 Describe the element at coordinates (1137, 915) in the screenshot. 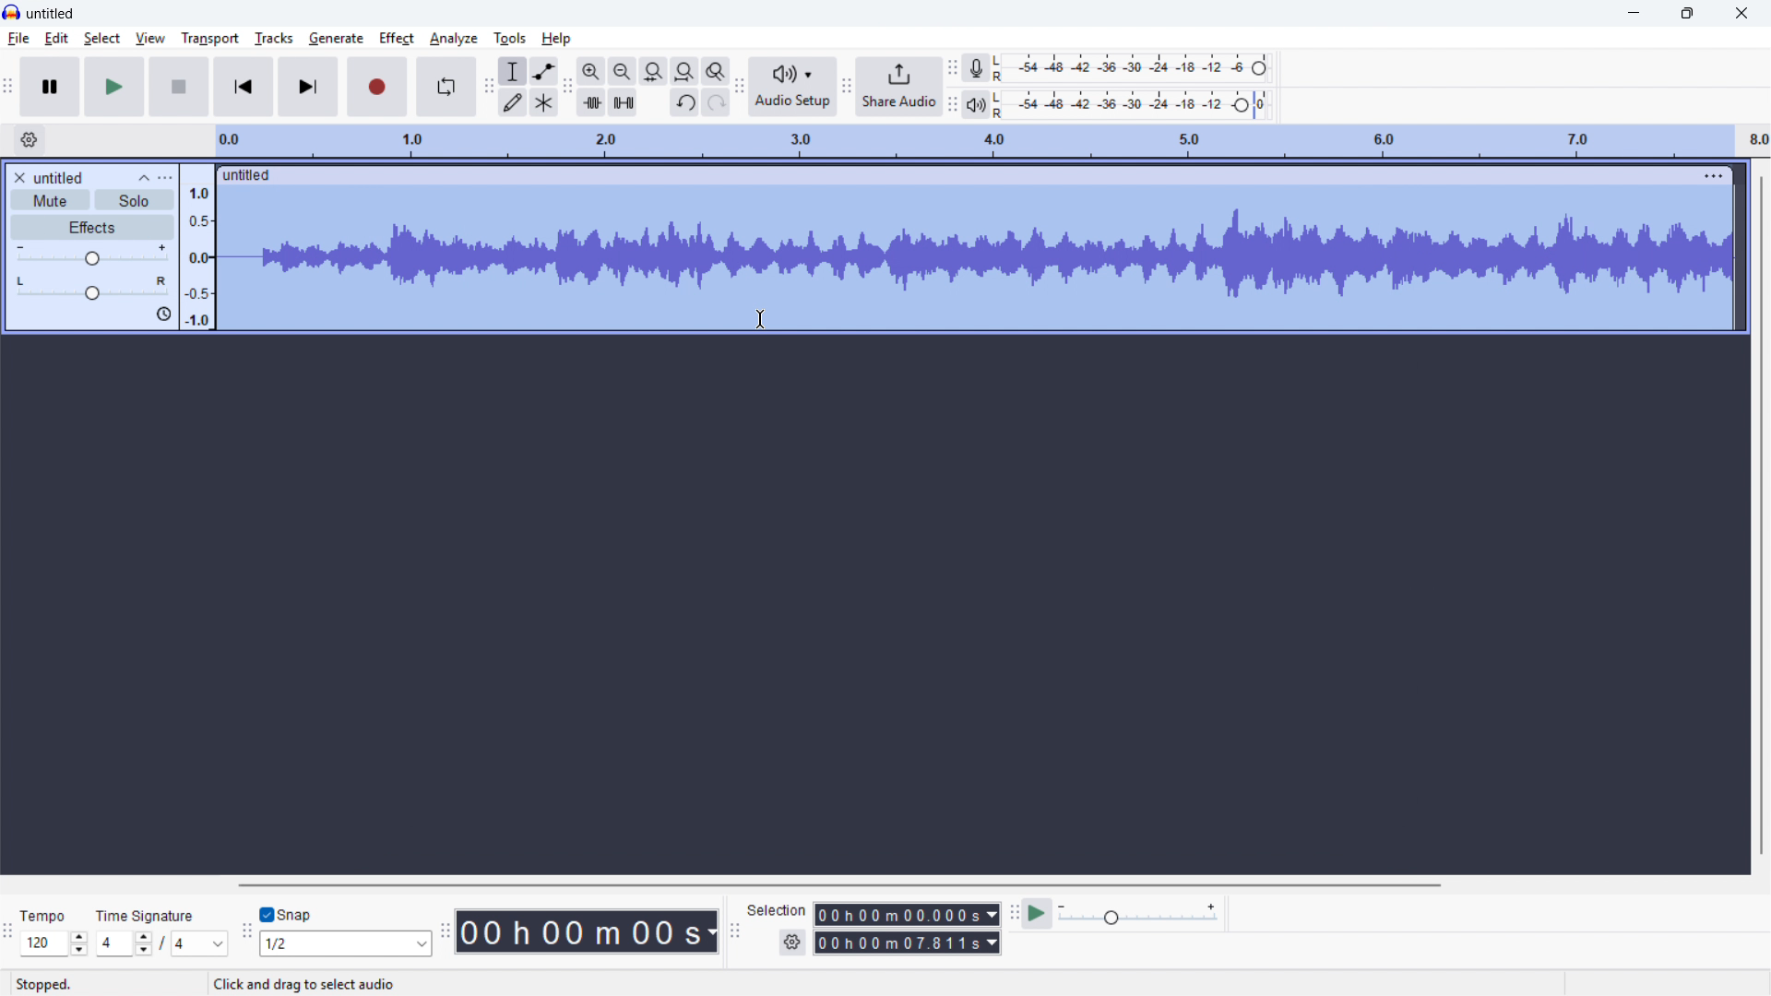

I see `Playback speed ` at that location.